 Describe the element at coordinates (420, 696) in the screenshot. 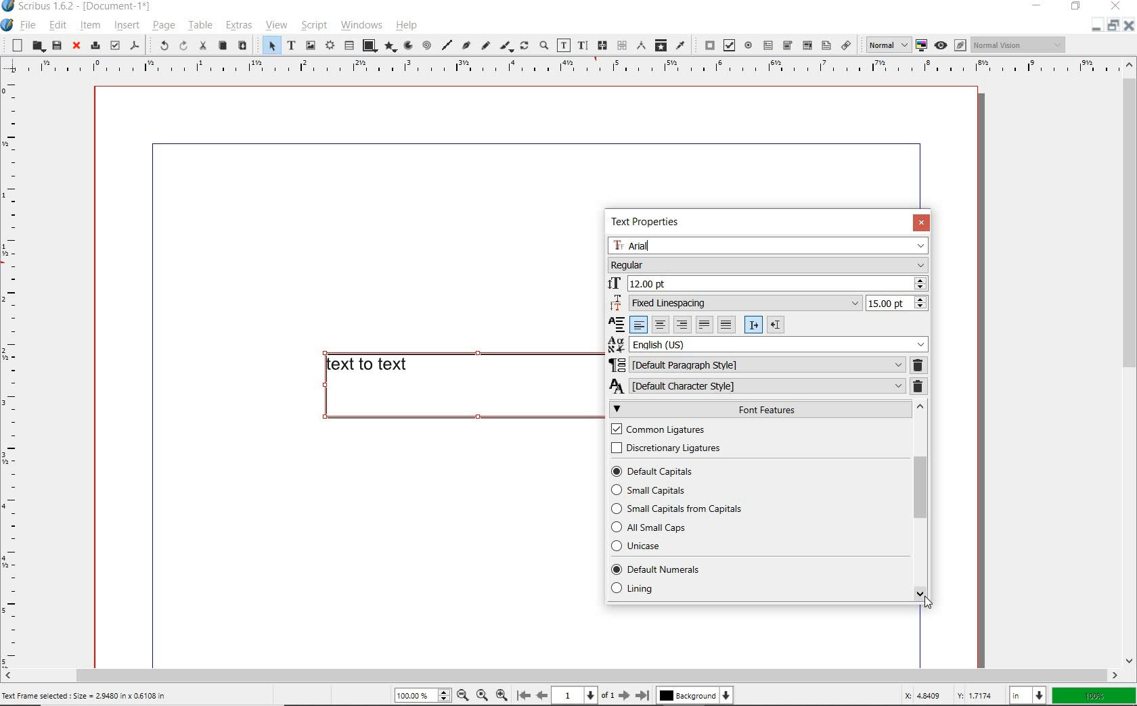

I see `100%` at that location.